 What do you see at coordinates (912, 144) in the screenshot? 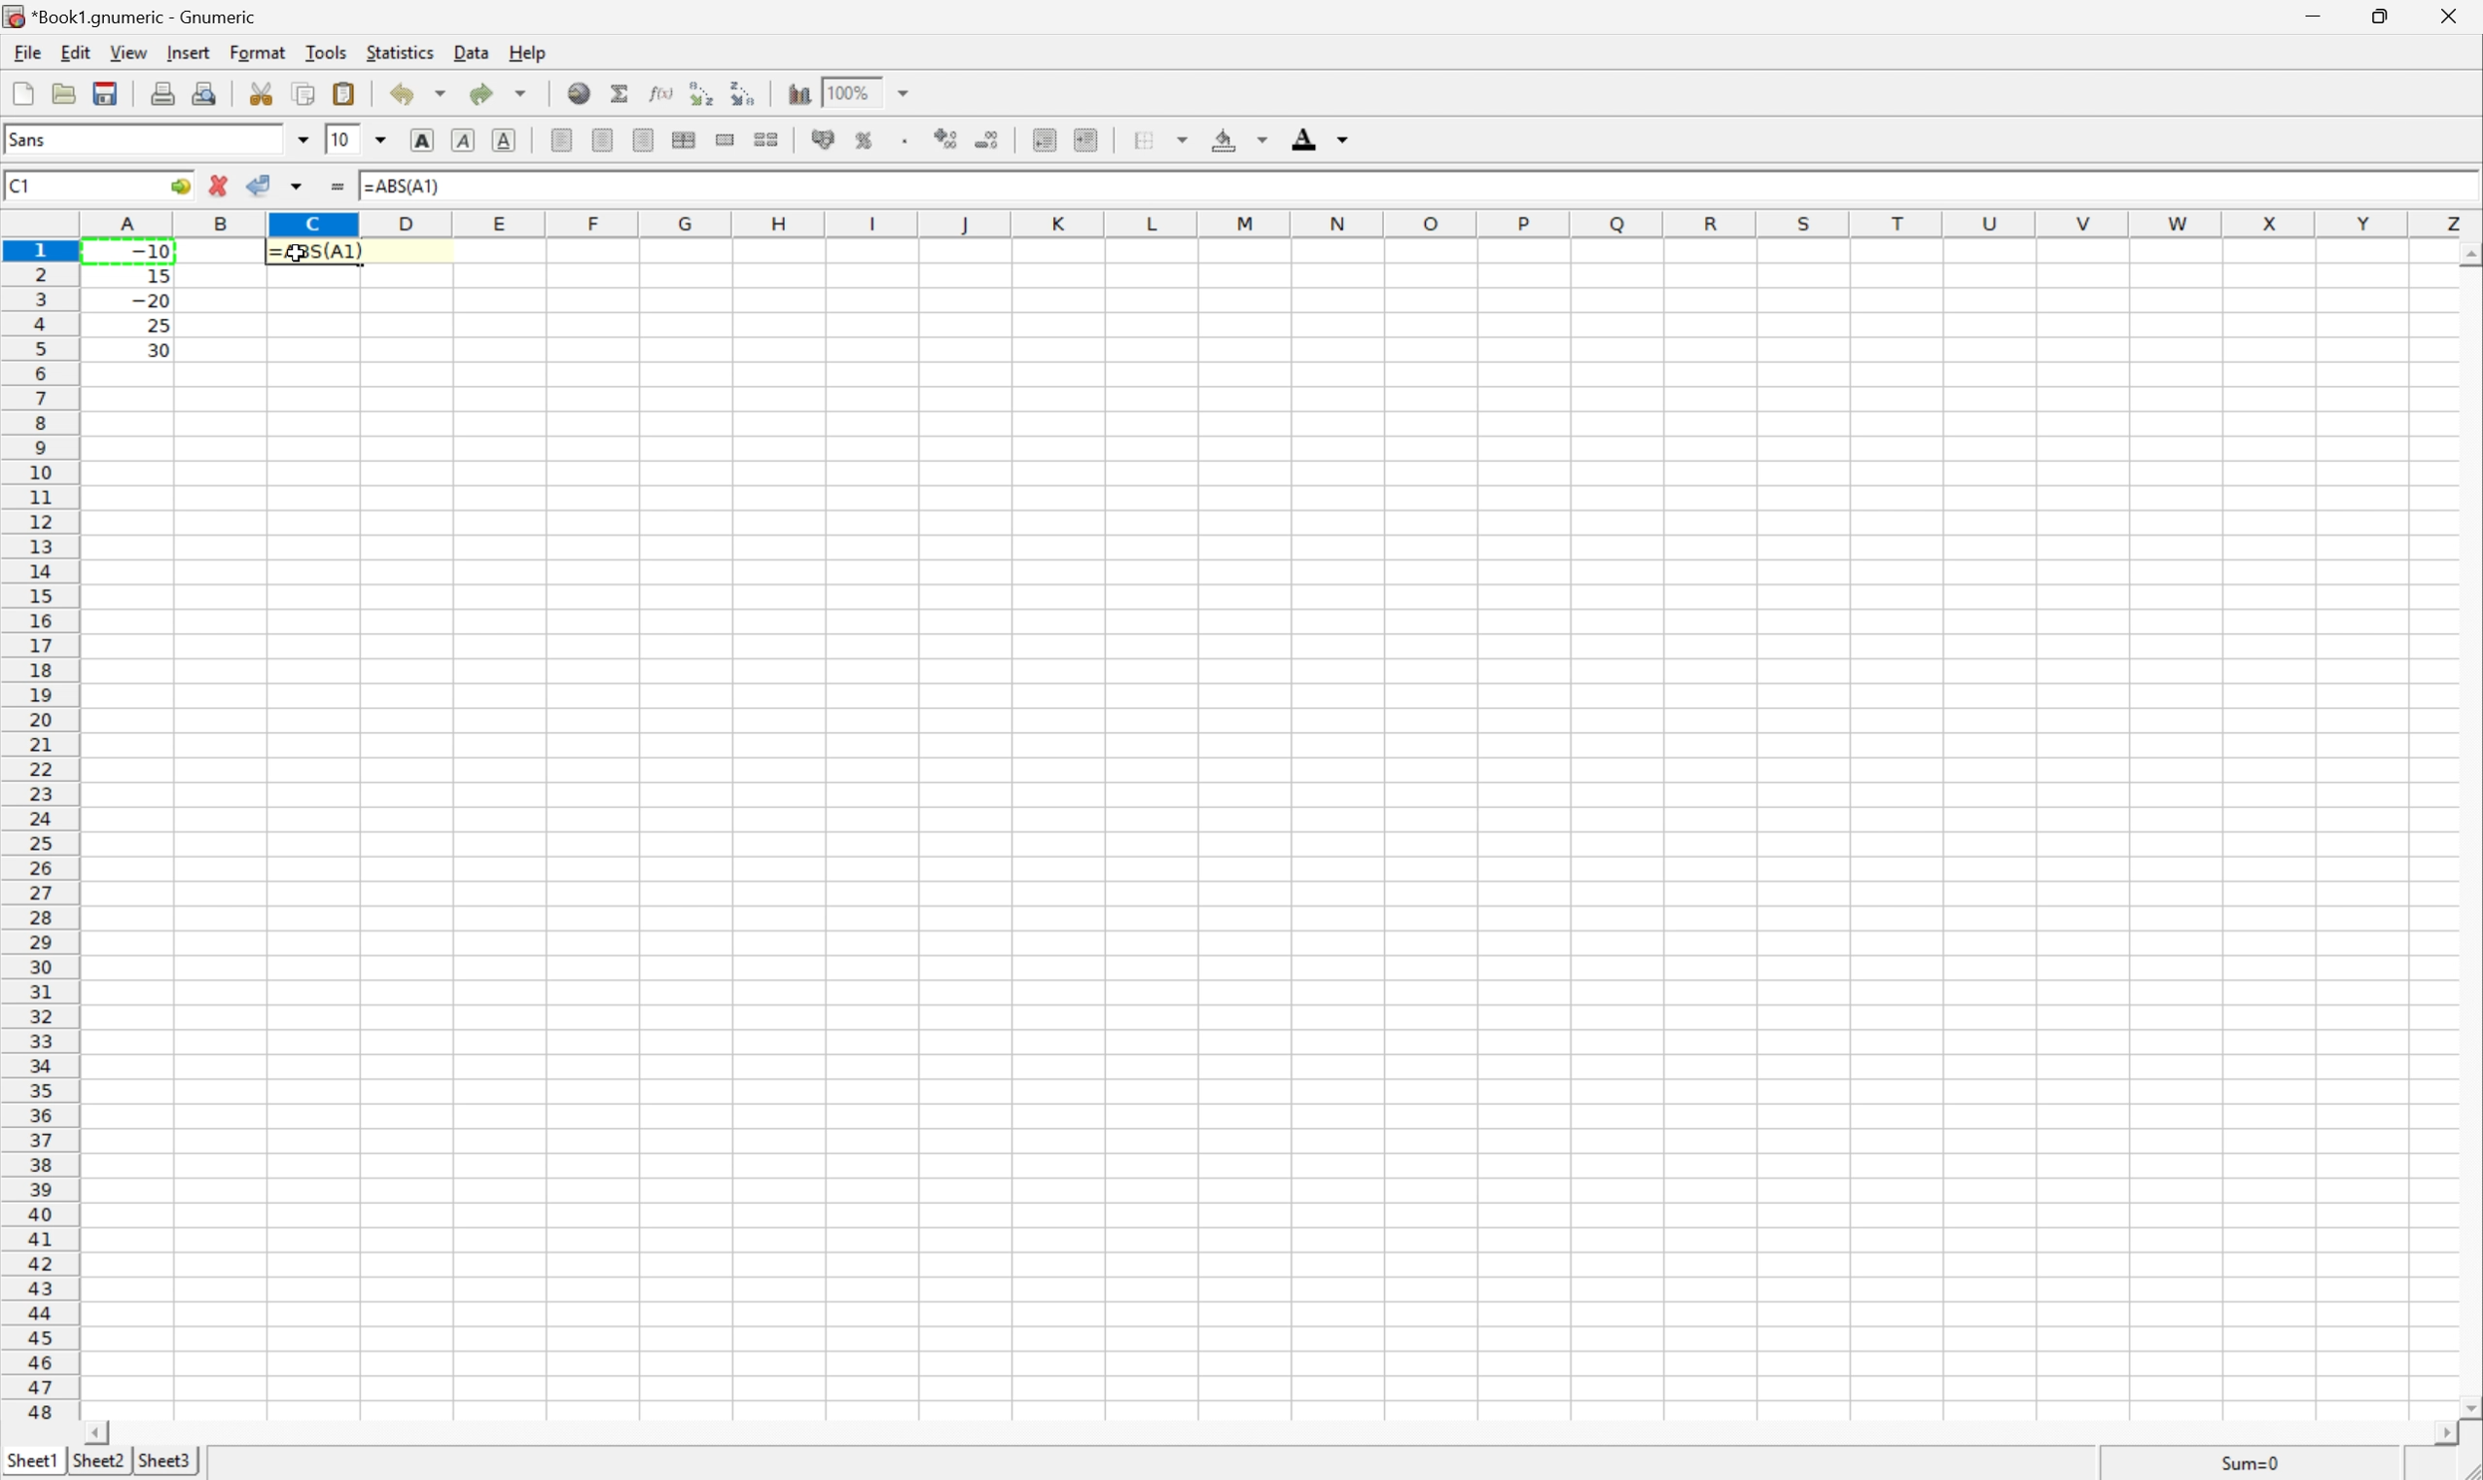
I see `Set the format of the selected cells to include a thousands separator` at bounding box center [912, 144].